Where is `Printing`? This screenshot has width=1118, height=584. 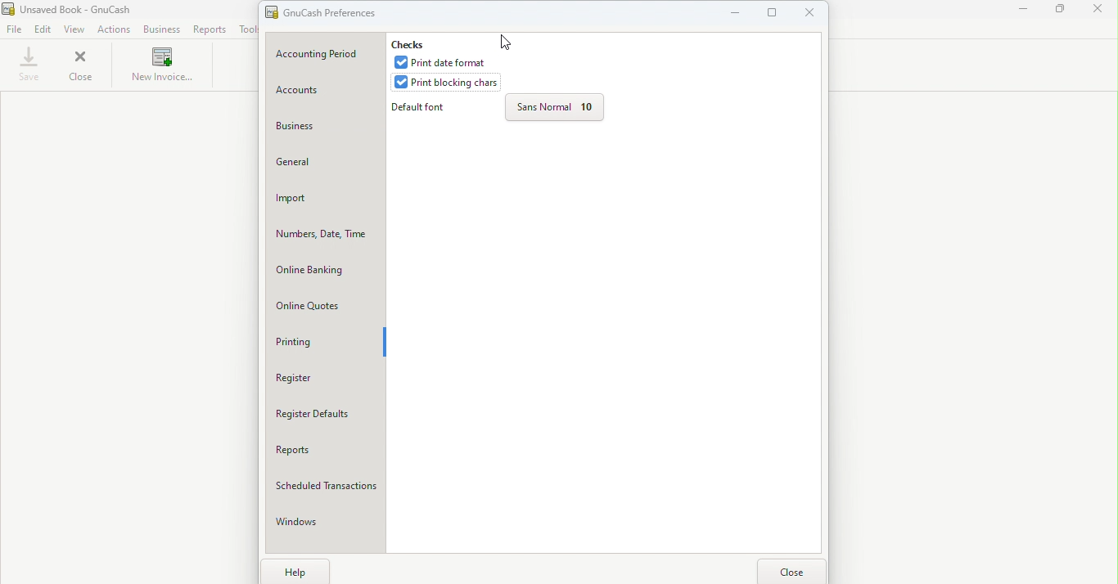
Printing is located at coordinates (323, 342).